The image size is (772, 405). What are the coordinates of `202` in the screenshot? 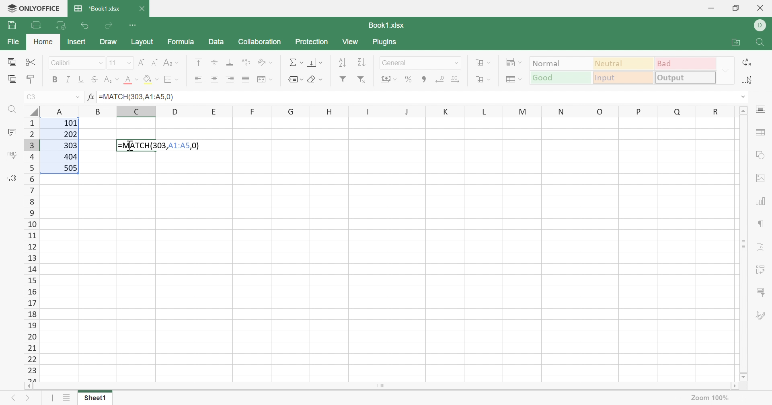 It's located at (70, 136).